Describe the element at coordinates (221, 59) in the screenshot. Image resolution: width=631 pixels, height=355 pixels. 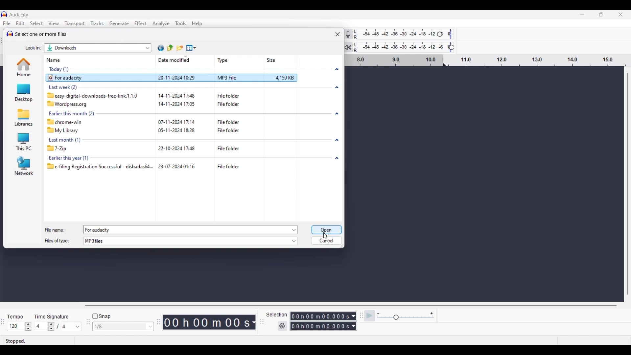
I see `Type` at that location.